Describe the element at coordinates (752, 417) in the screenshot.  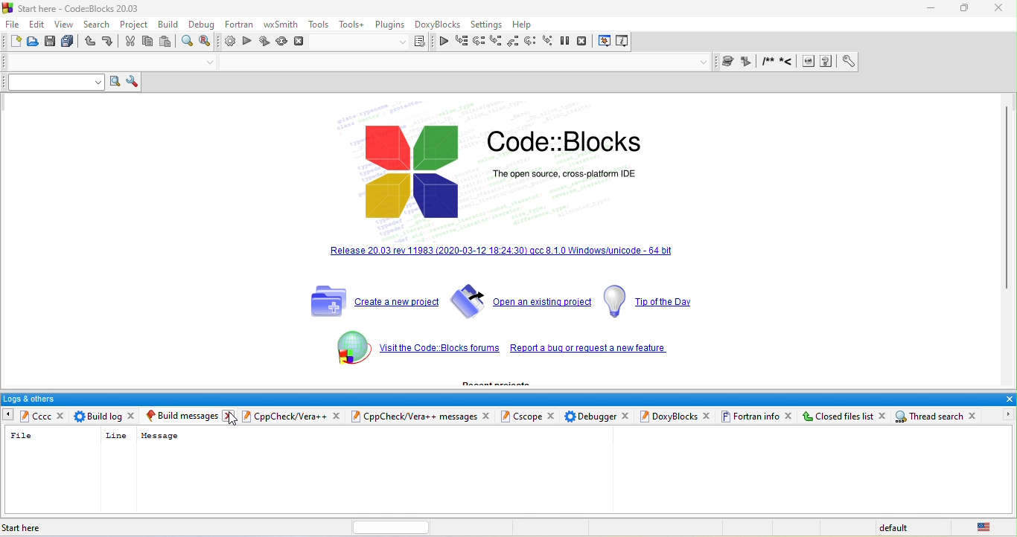
I see `fortran info` at that location.